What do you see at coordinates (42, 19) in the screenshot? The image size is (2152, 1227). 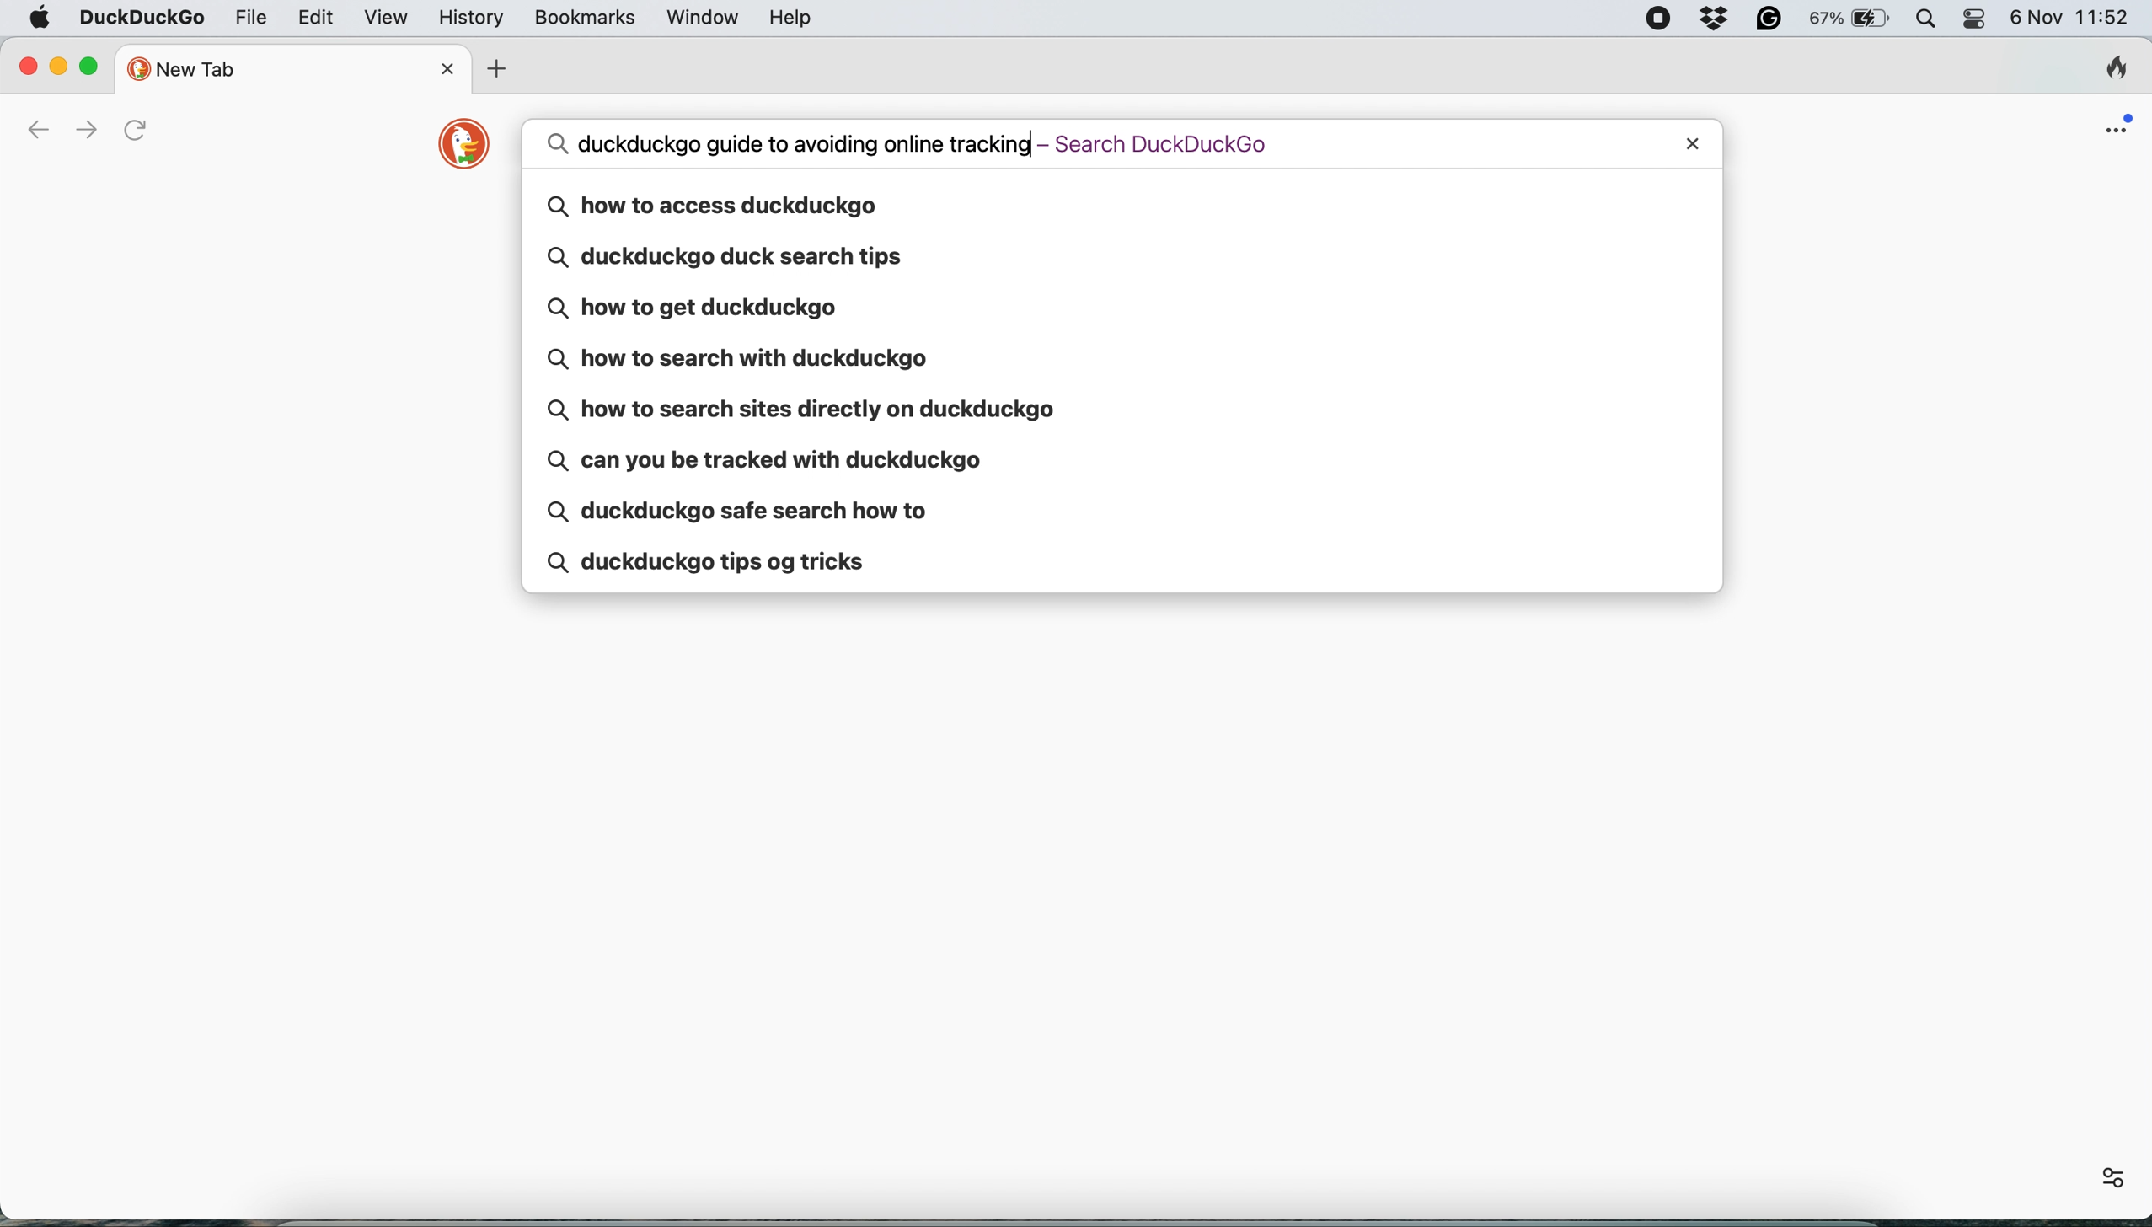 I see `system logo` at bounding box center [42, 19].